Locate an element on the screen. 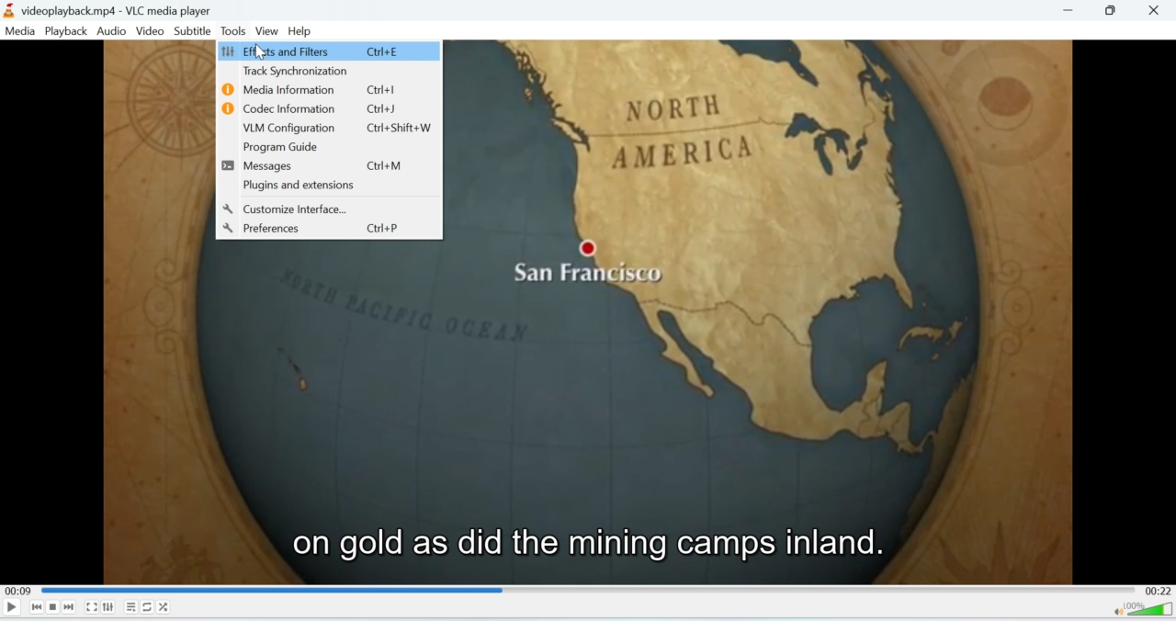  Stop is located at coordinates (53, 608).